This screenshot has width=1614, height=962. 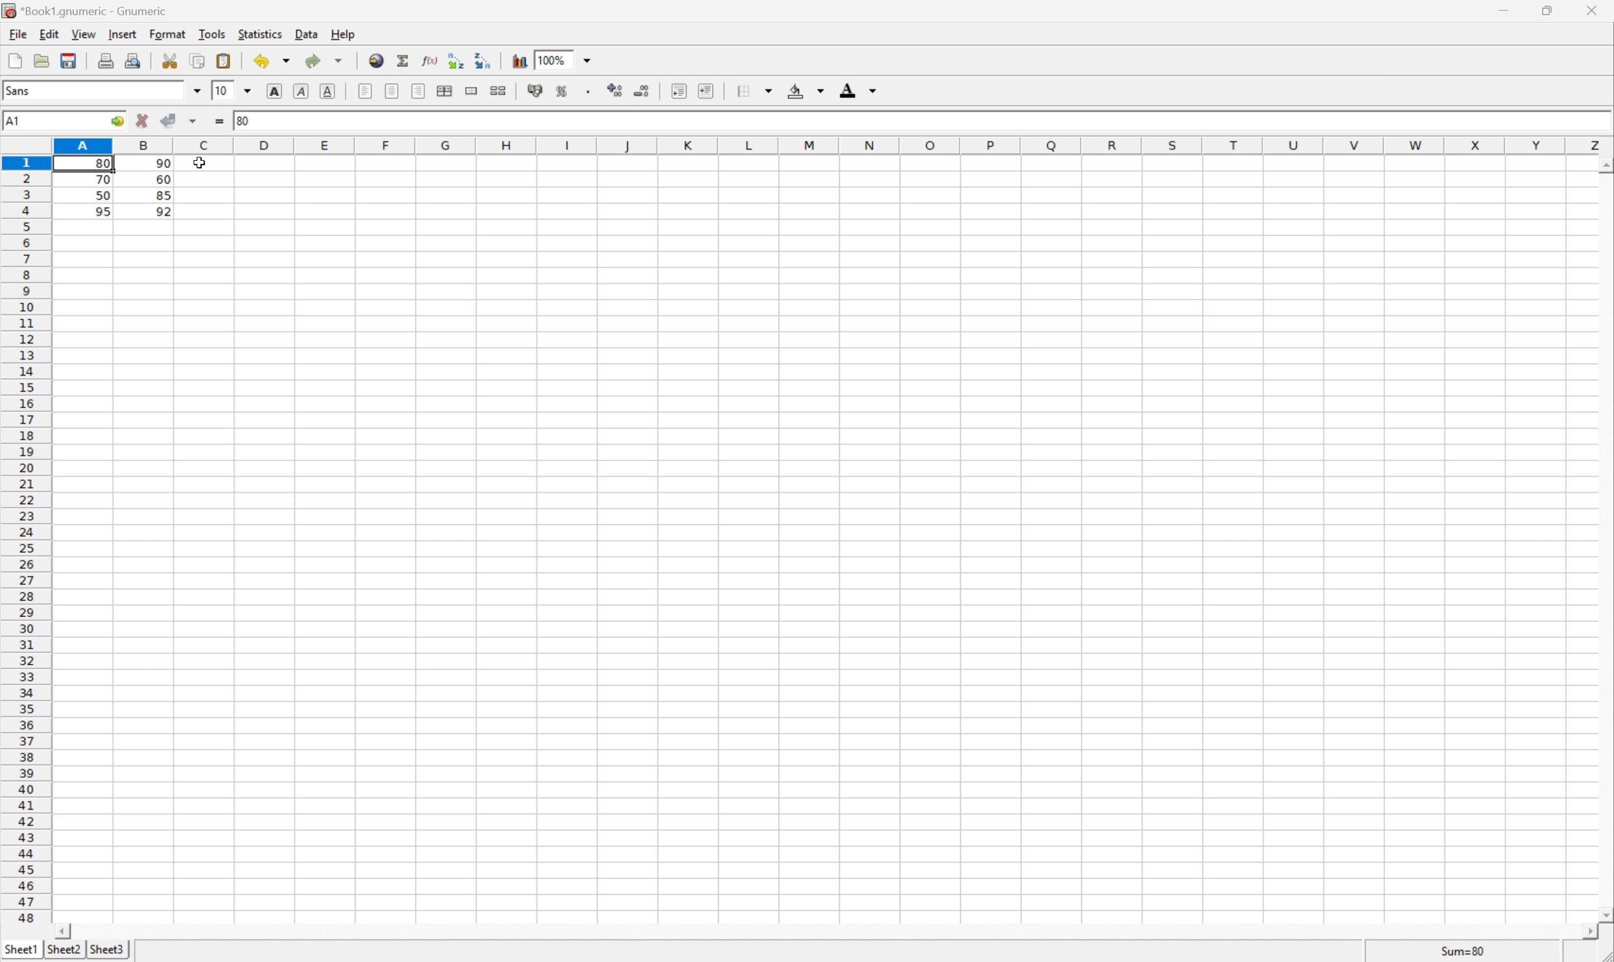 What do you see at coordinates (1462, 951) in the screenshot?
I see `Sum=80` at bounding box center [1462, 951].